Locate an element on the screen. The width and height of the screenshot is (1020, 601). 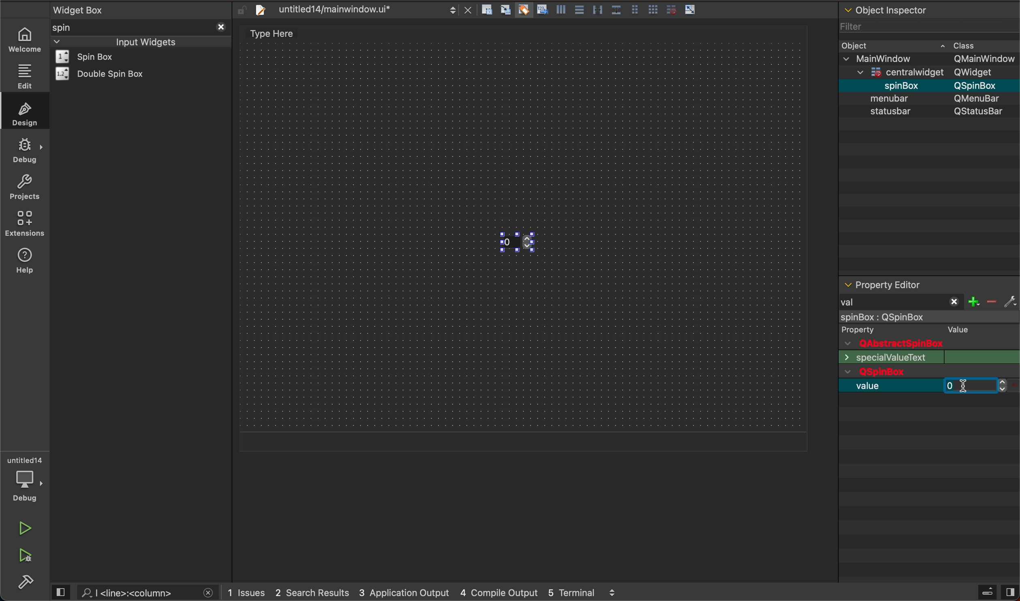
design is located at coordinates (23, 112).